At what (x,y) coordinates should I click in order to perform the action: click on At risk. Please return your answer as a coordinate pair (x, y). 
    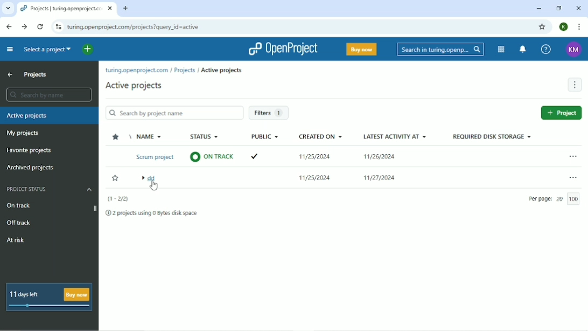
    Looking at the image, I should click on (17, 240).